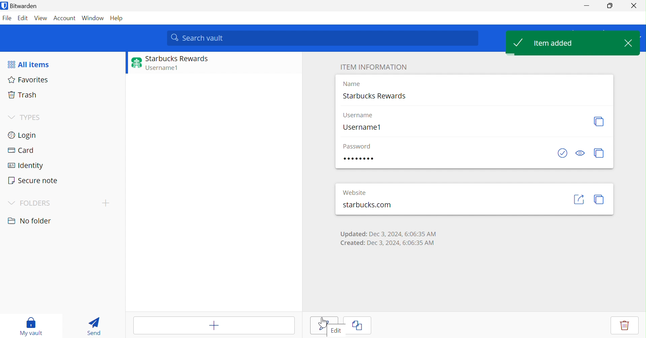  Describe the element at coordinates (599, 121) in the screenshot. I see `Copy username` at that location.